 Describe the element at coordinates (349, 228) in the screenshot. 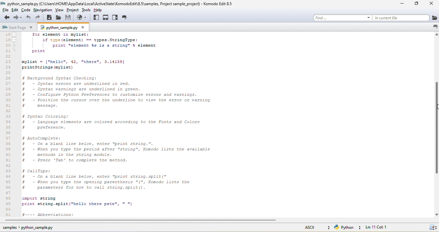

I see `python` at that location.